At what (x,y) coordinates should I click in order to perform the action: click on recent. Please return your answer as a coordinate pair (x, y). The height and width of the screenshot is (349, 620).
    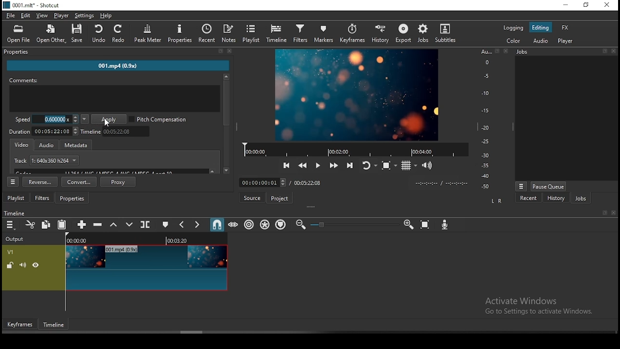
    Looking at the image, I should click on (206, 33).